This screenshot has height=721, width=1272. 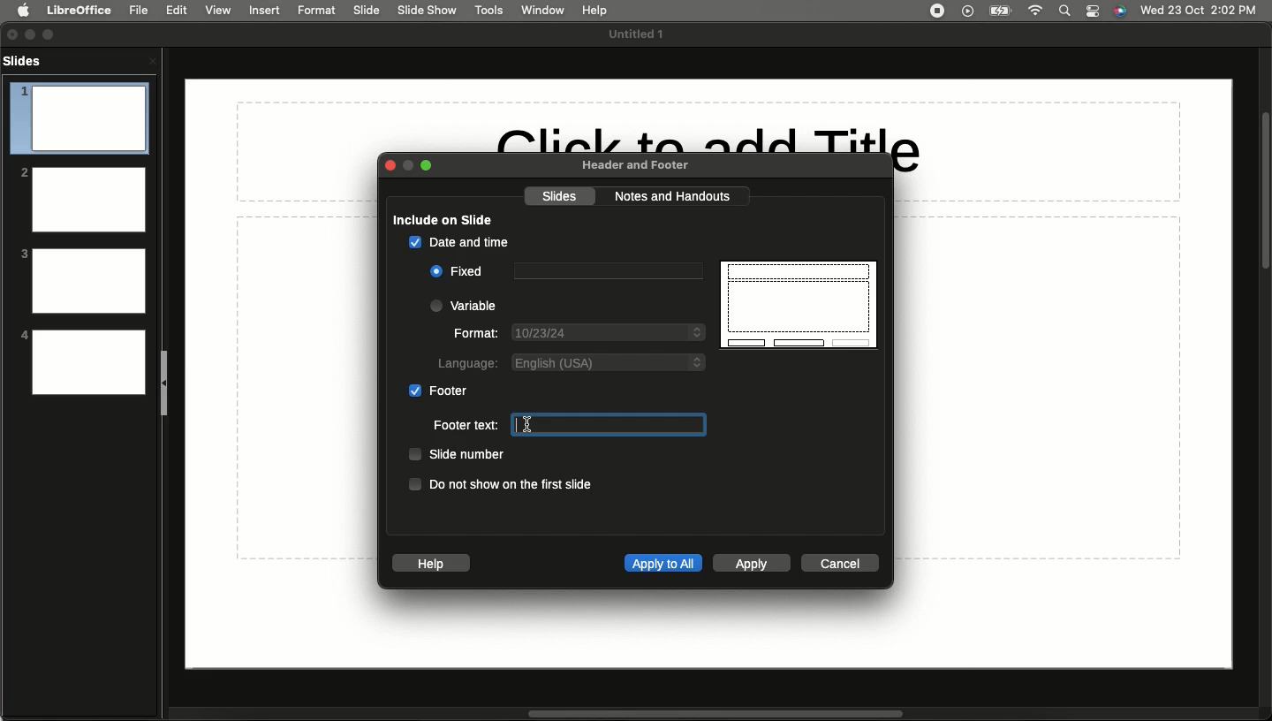 I want to click on Recording, so click(x=936, y=10).